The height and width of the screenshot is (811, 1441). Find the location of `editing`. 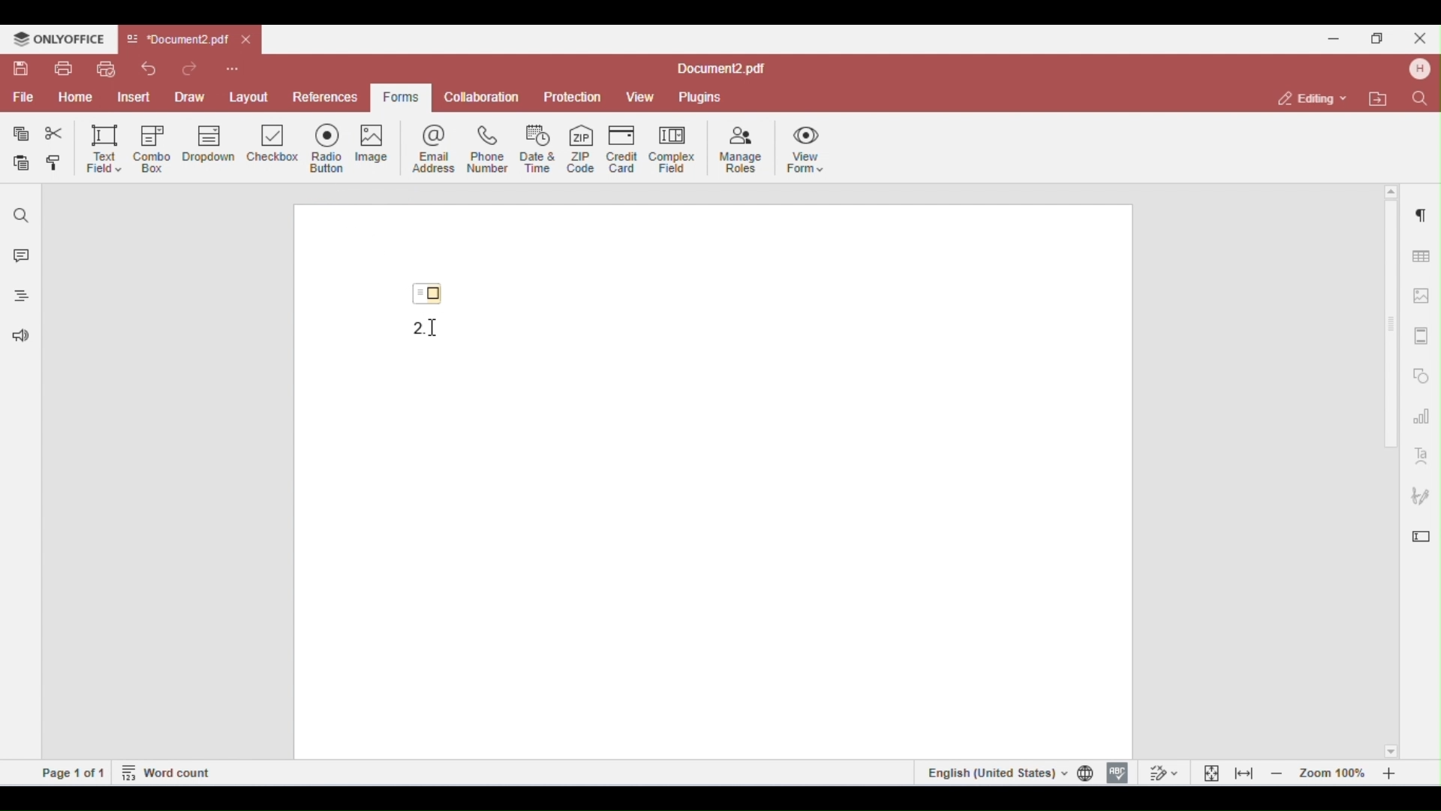

editing is located at coordinates (1313, 98).